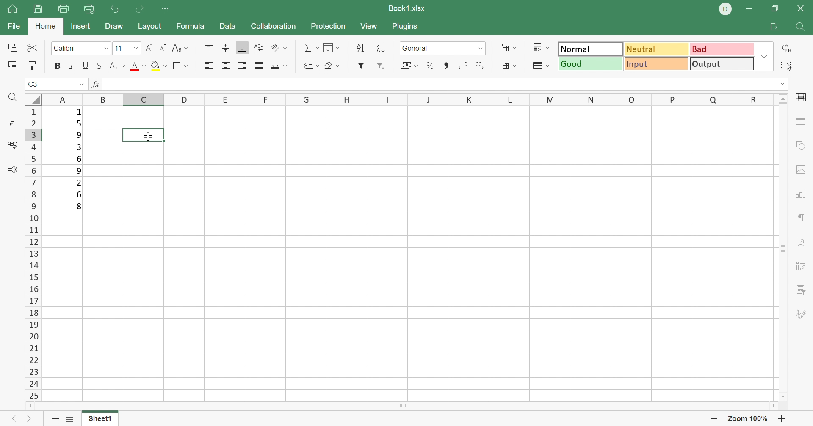 This screenshot has height=426, width=813. Describe the element at coordinates (464, 66) in the screenshot. I see `Decrease decimal` at that location.